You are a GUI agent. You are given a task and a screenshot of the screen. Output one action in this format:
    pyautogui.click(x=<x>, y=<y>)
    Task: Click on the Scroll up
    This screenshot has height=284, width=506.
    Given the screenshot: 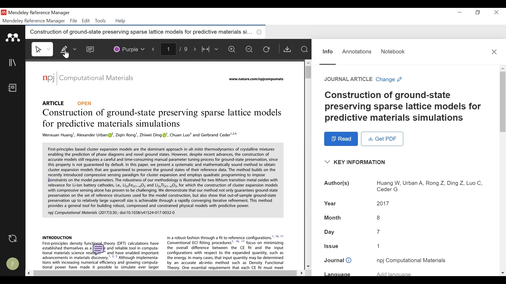 What is the action you would take?
    pyautogui.click(x=308, y=63)
    